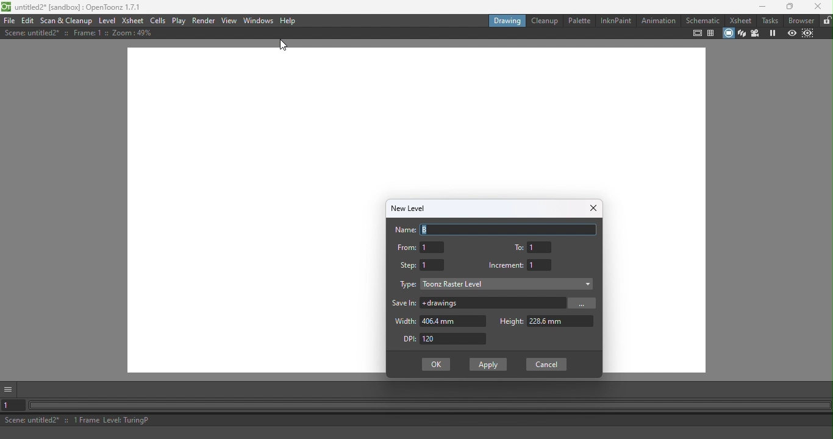 The image size is (833, 439). What do you see at coordinates (826, 21) in the screenshot?
I see `Lock rooms tab` at bounding box center [826, 21].